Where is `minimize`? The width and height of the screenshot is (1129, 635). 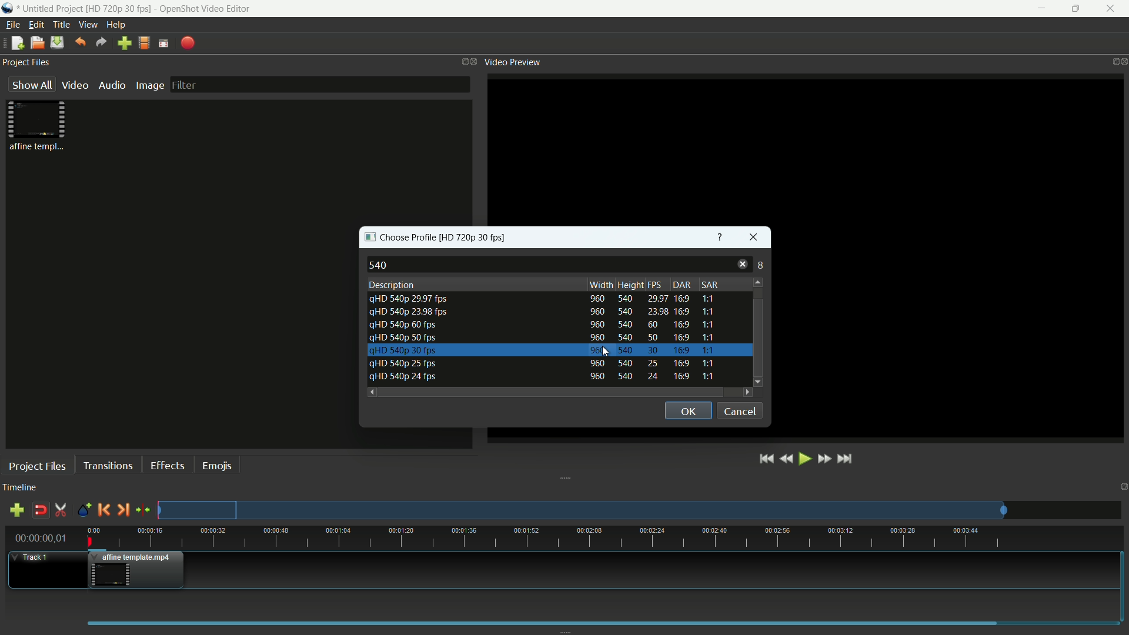
minimize is located at coordinates (1040, 8).